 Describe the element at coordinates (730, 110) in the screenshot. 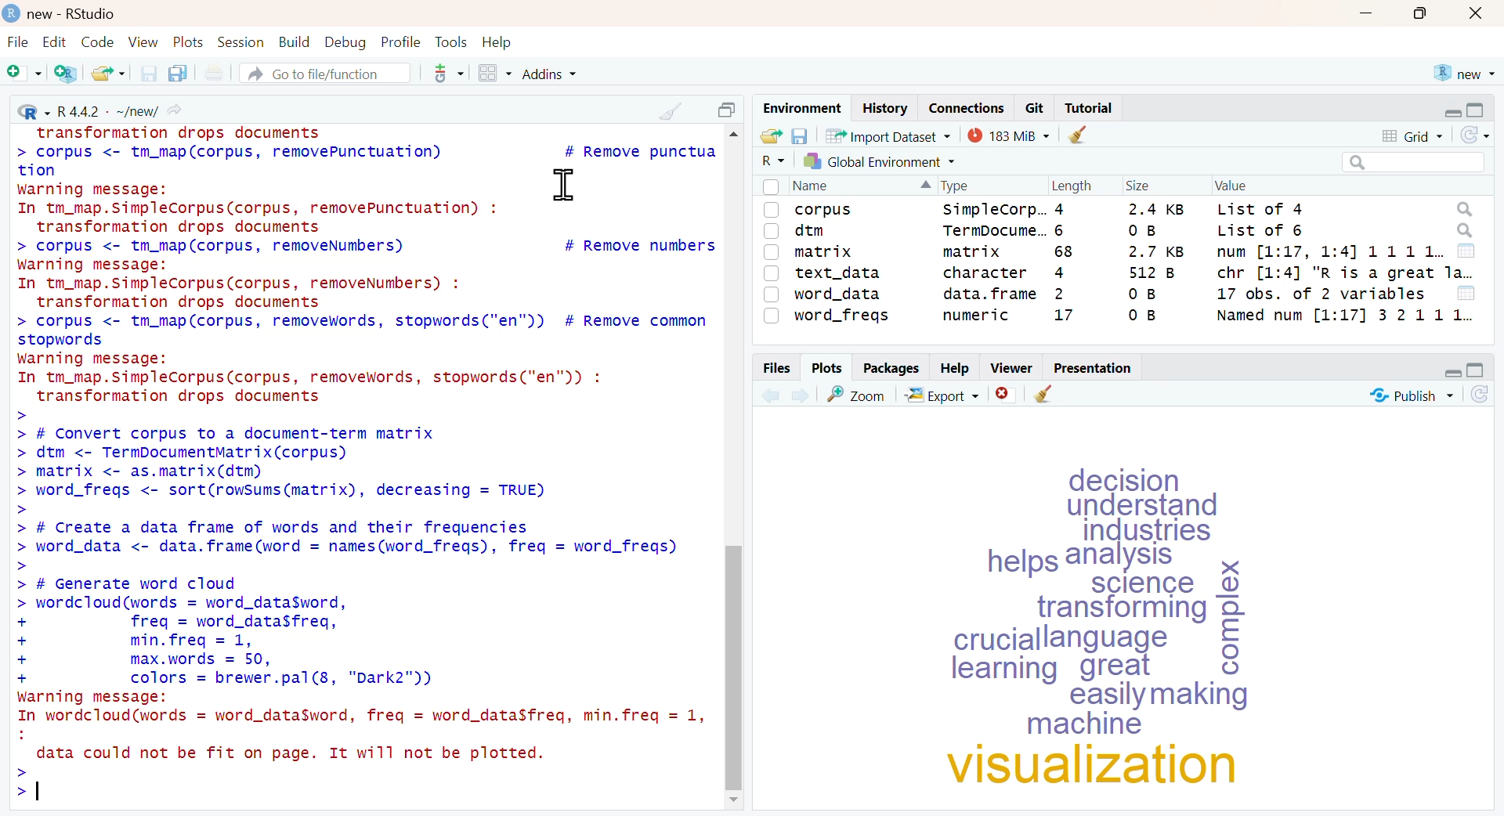

I see `maximize` at that location.